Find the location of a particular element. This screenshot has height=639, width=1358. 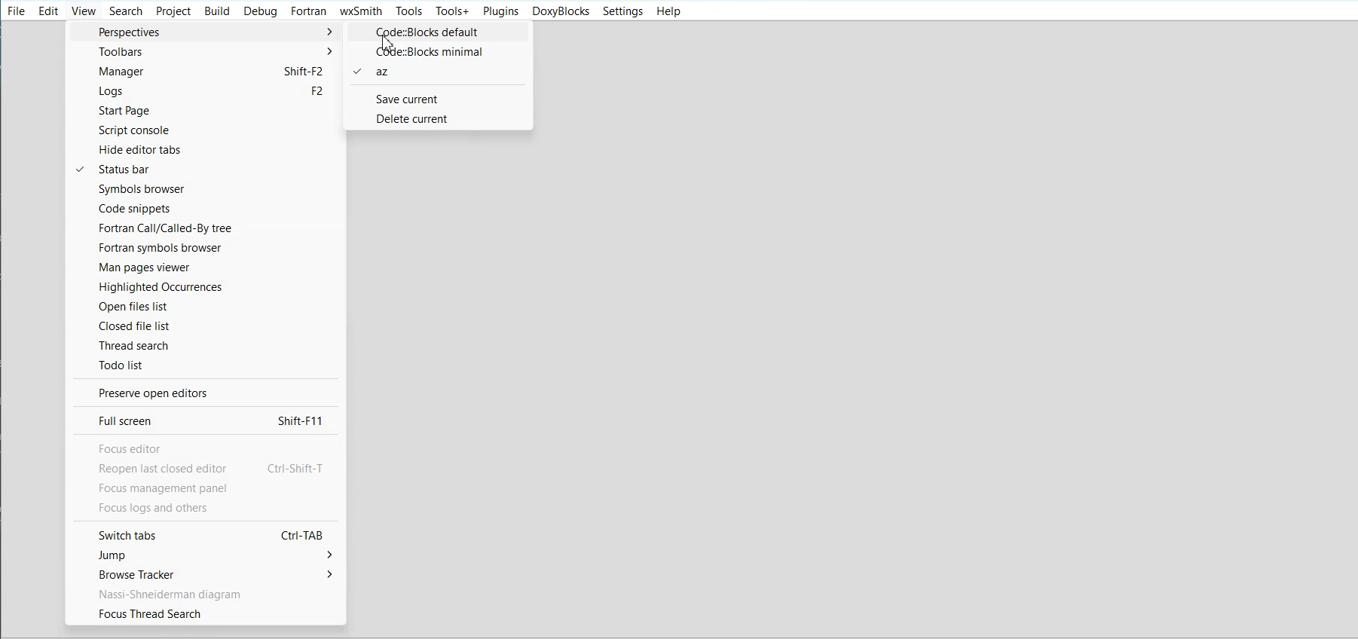

Script console is located at coordinates (209, 130).